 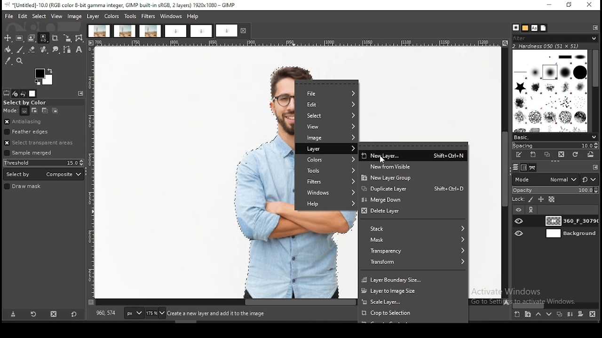 What do you see at coordinates (171, 16) in the screenshot?
I see `windows` at bounding box center [171, 16].